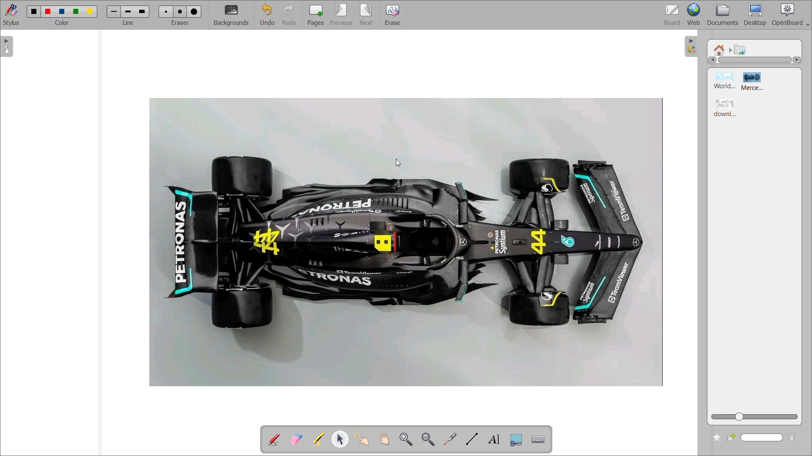 This screenshot has height=456, width=812. What do you see at coordinates (716, 439) in the screenshot?
I see `add to favorites` at bounding box center [716, 439].